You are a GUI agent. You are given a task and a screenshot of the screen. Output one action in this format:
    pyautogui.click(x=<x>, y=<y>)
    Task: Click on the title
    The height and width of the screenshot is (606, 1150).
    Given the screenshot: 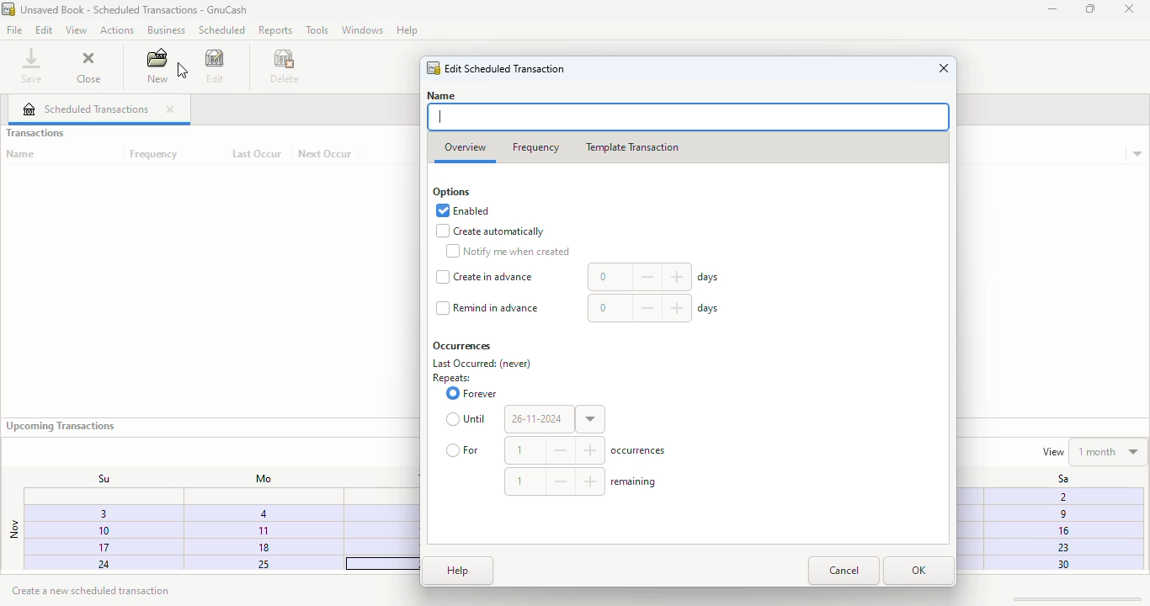 What is the action you would take?
    pyautogui.click(x=135, y=9)
    